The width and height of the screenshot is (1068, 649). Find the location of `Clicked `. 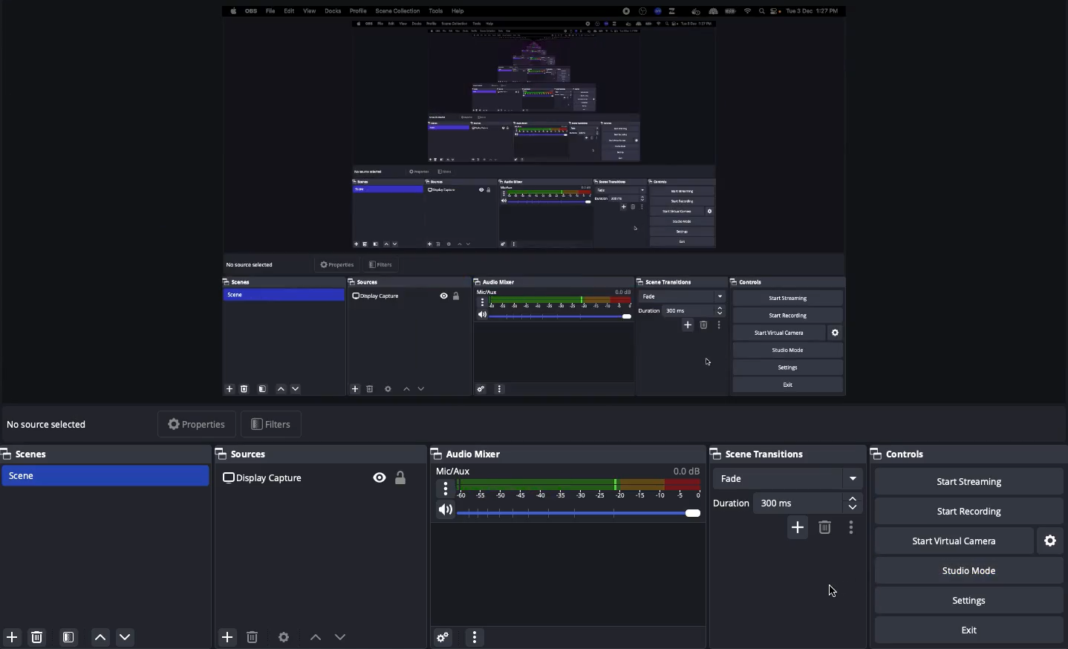

Clicked  is located at coordinates (833, 591).